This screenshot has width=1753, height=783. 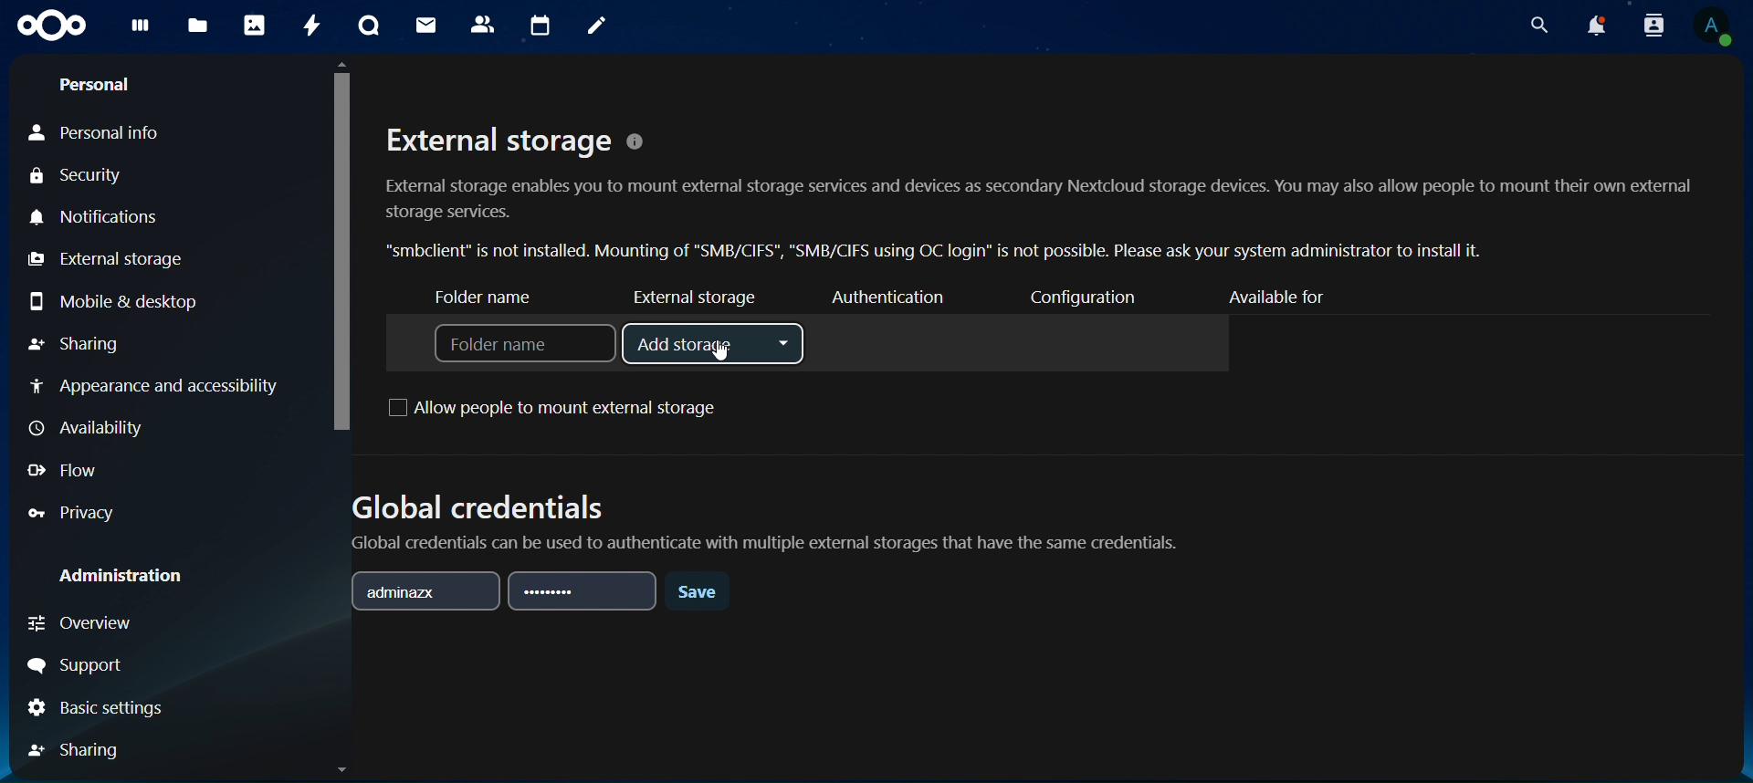 What do you see at coordinates (67, 472) in the screenshot?
I see `flow` at bounding box center [67, 472].